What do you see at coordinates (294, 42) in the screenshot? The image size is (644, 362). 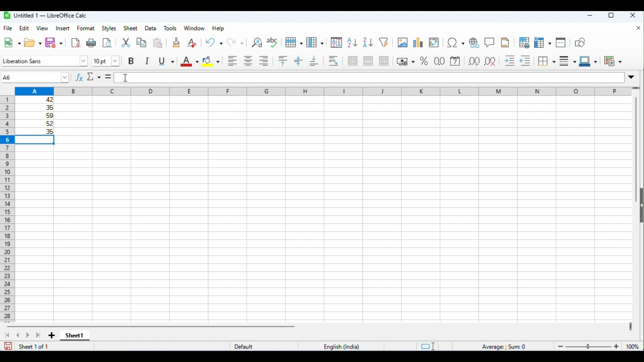 I see `row` at bounding box center [294, 42].